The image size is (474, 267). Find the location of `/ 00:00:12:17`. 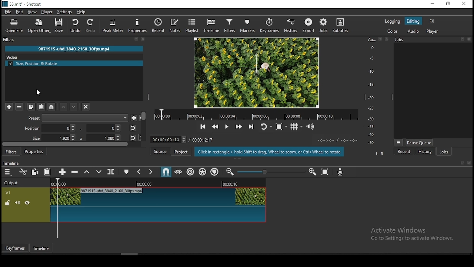

/ 00:00:12:17 is located at coordinates (201, 140).